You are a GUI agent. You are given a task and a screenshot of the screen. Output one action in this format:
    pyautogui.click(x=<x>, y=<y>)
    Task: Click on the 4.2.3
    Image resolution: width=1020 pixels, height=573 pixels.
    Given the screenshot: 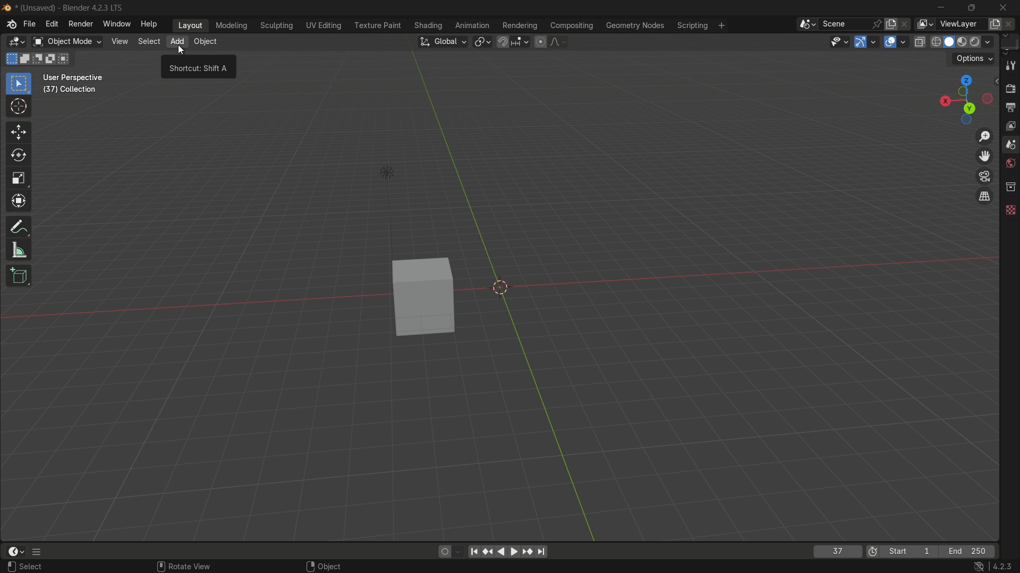 What is the action you would take?
    pyautogui.click(x=985, y=568)
    